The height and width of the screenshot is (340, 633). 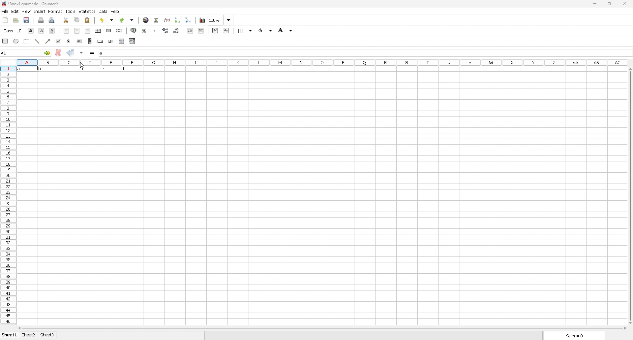 What do you see at coordinates (69, 41) in the screenshot?
I see `radio button` at bounding box center [69, 41].